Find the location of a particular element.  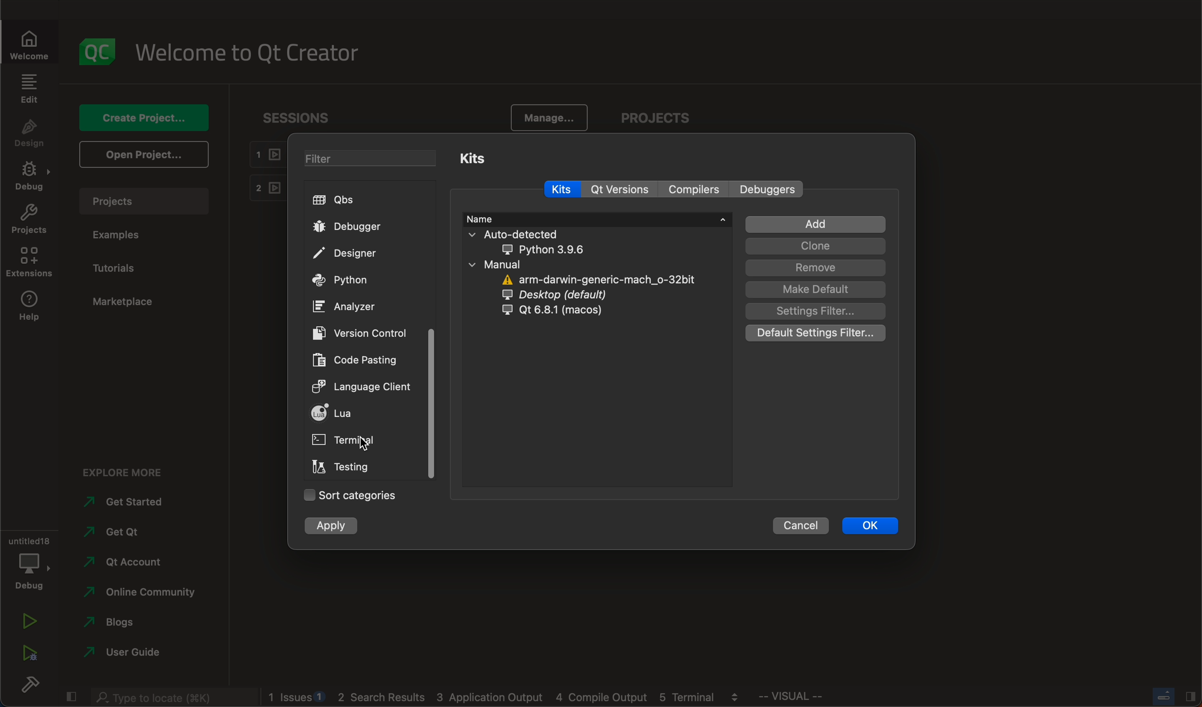

clone is located at coordinates (816, 246).